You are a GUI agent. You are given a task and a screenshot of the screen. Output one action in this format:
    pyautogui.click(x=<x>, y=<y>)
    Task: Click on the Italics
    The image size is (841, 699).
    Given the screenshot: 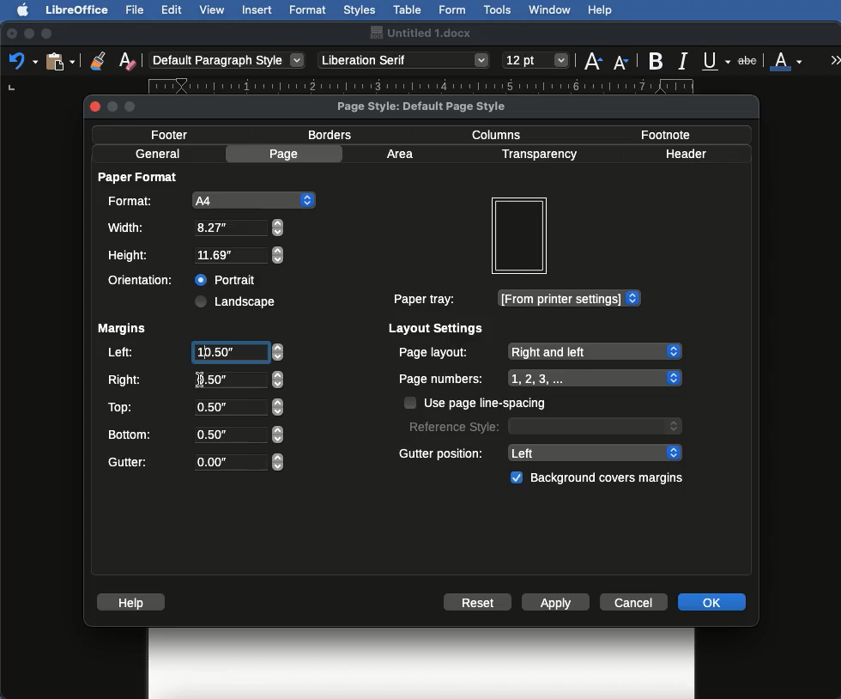 What is the action you would take?
    pyautogui.click(x=686, y=59)
    